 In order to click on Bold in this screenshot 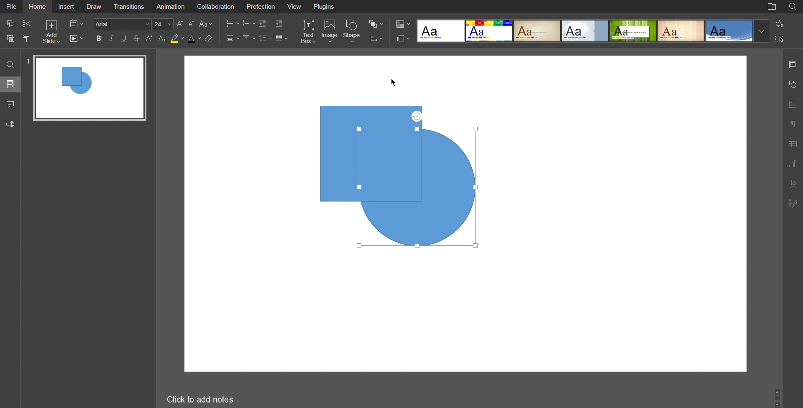, I will do `click(99, 39)`.